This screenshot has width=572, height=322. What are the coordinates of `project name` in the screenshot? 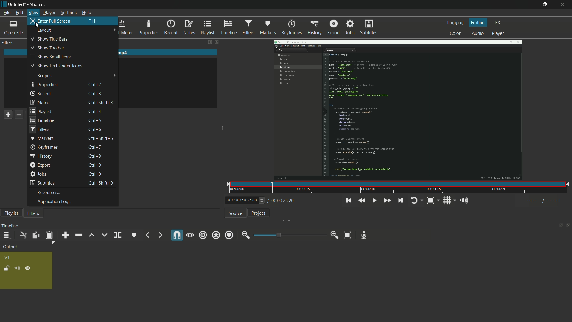 It's located at (17, 4).